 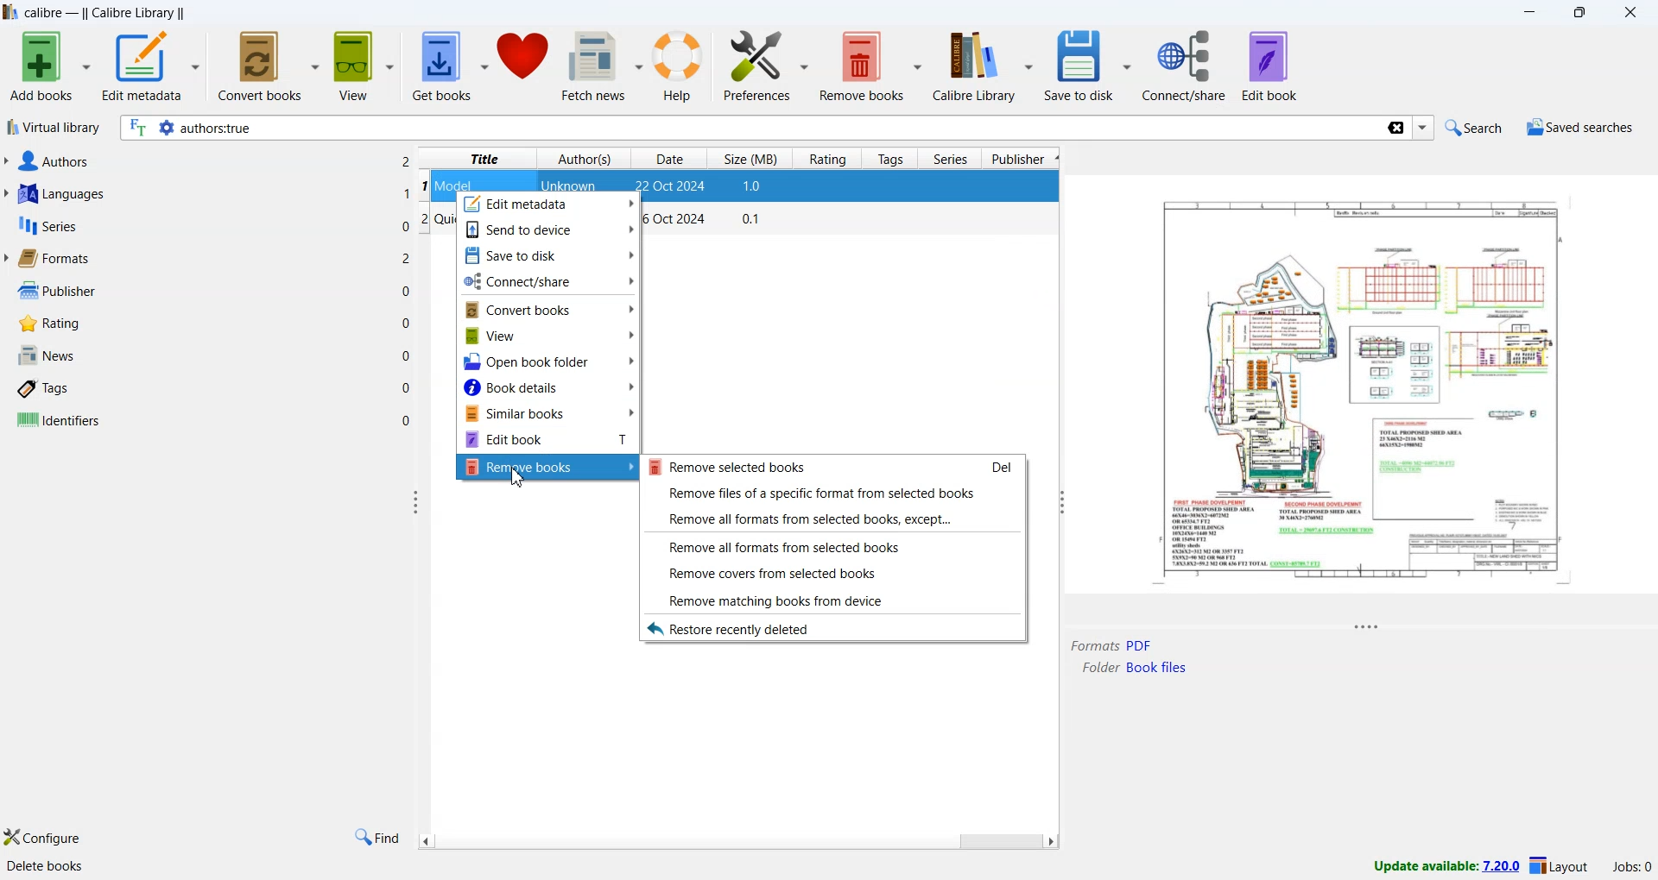 What do you see at coordinates (673, 187) in the screenshot?
I see `date` at bounding box center [673, 187].